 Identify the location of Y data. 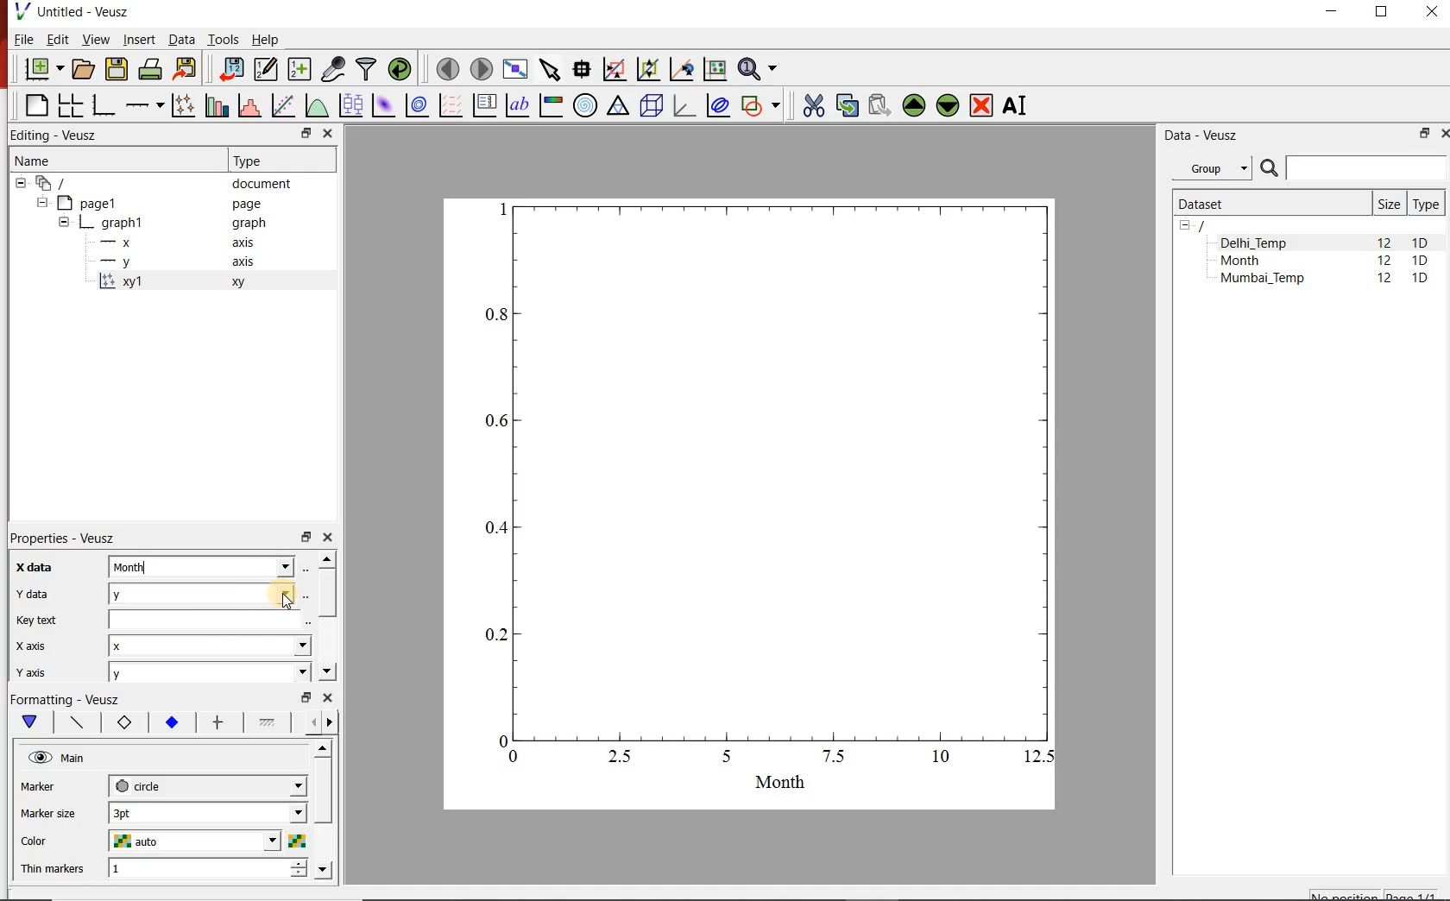
(30, 593).